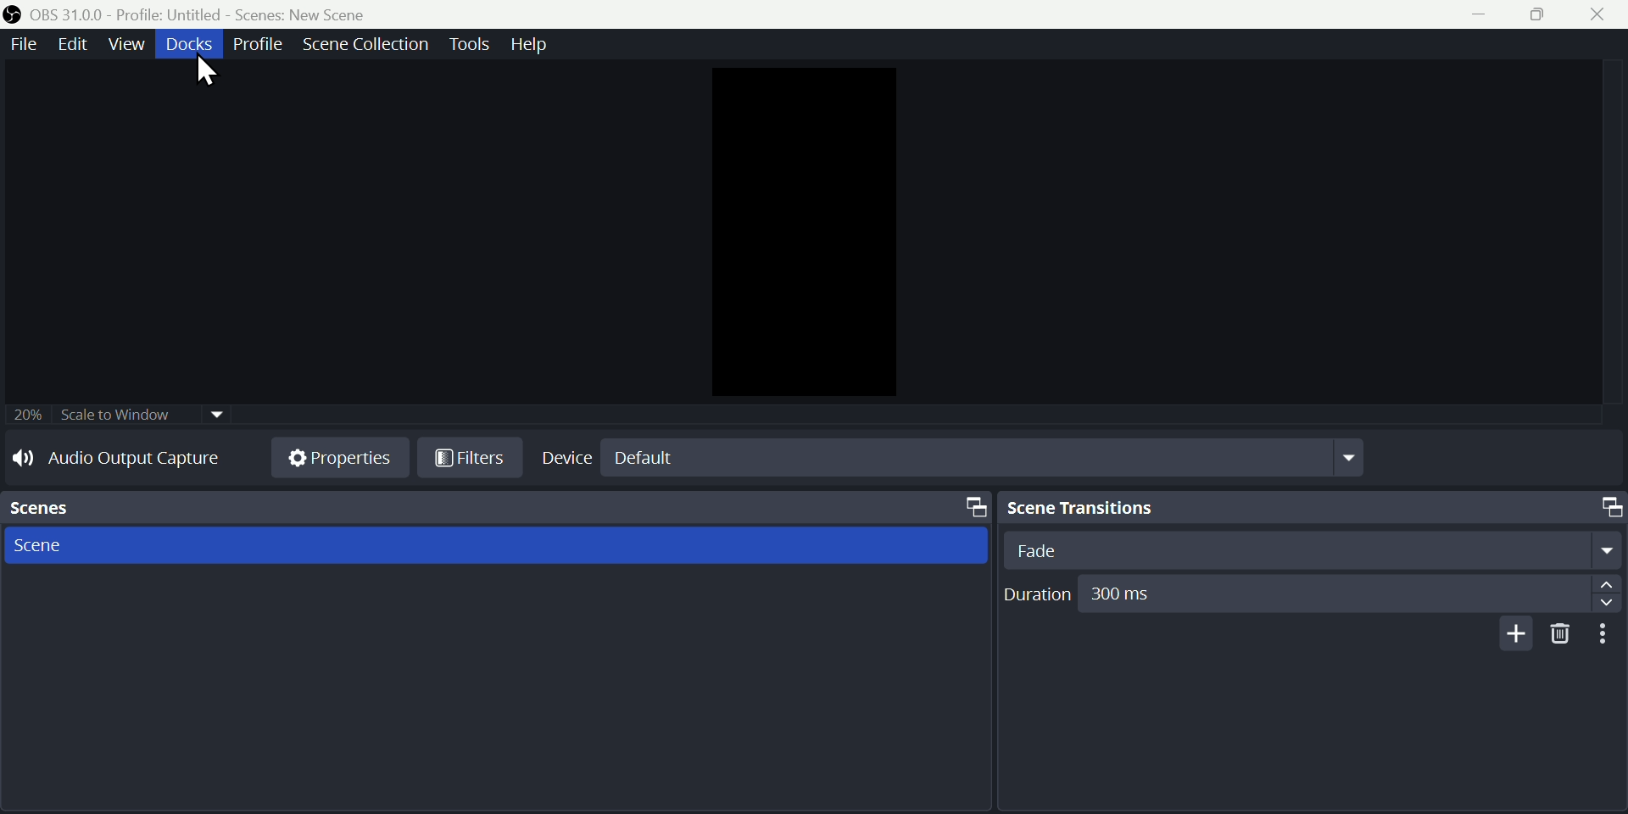 This screenshot has width=1628, height=814. What do you see at coordinates (1512, 634) in the screenshot?
I see `add` at bounding box center [1512, 634].